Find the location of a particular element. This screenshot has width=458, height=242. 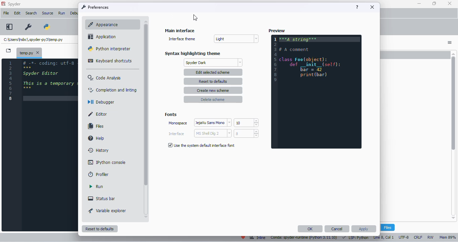

status bar is located at coordinates (102, 199).